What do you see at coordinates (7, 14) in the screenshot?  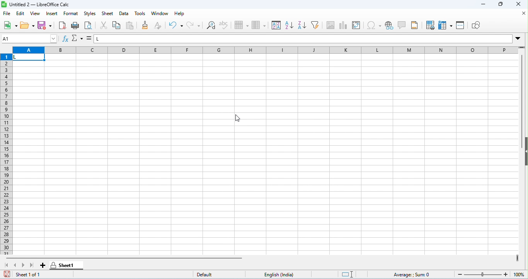 I see `file` at bounding box center [7, 14].